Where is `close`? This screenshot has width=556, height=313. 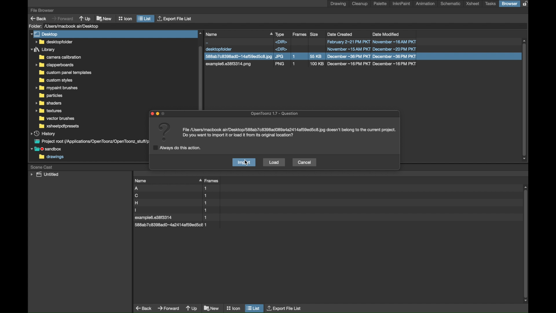 close is located at coordinates (151, 112).